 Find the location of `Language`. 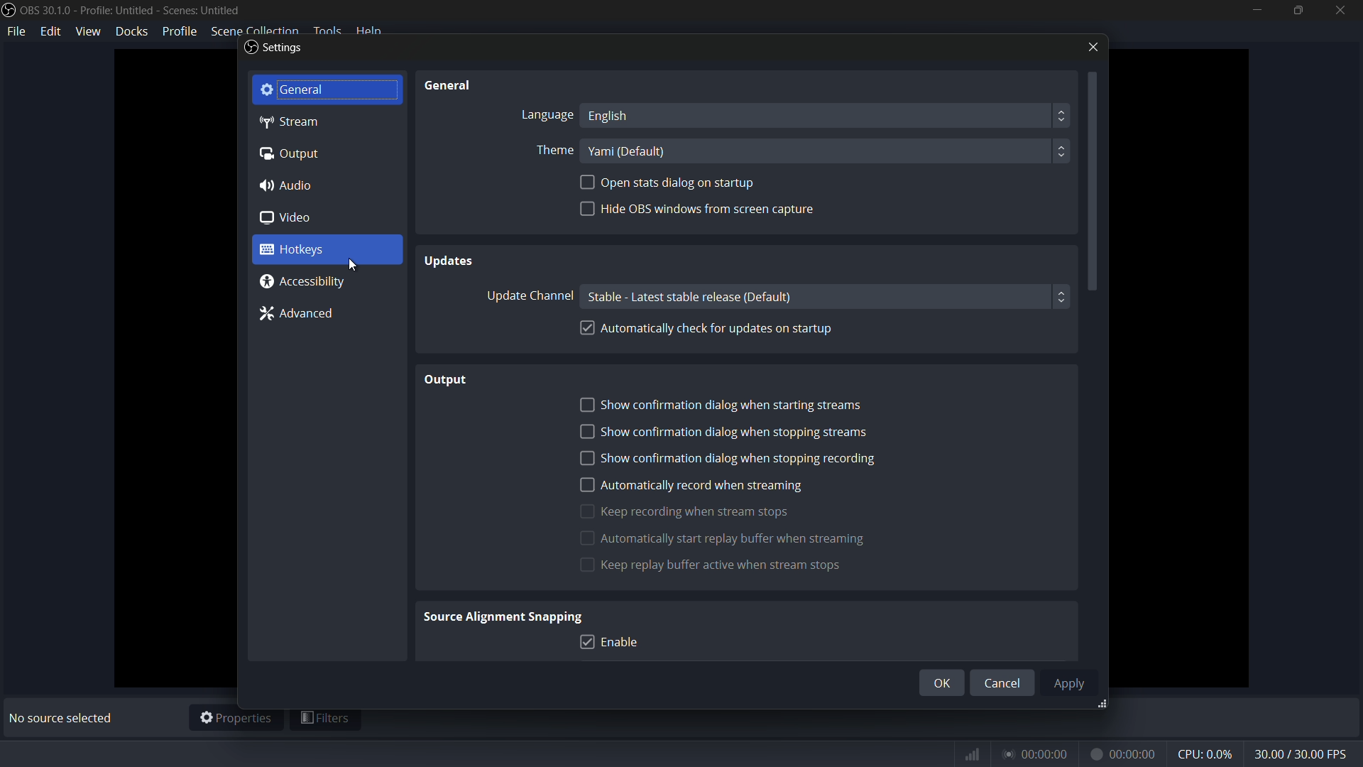

Language is located at coordinates (546, 116).